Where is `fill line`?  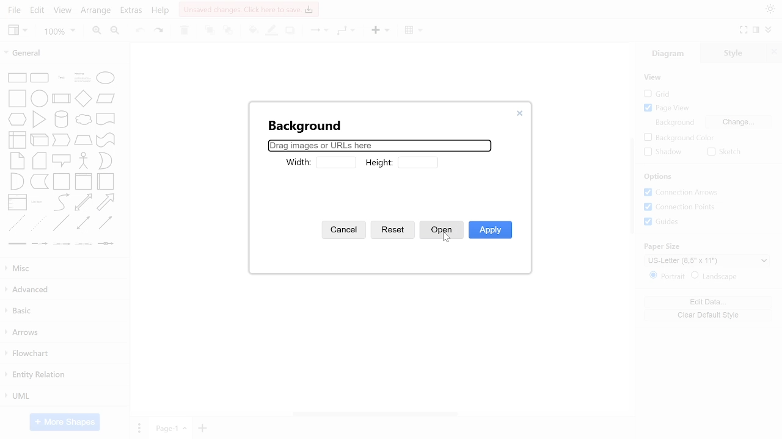
fill line is located at coordinates (272, 31).